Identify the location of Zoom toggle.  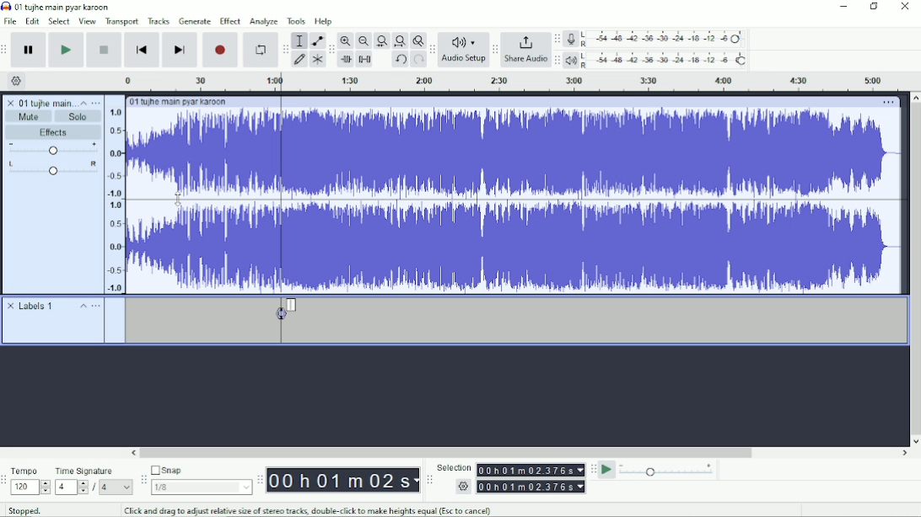
(417, 40).